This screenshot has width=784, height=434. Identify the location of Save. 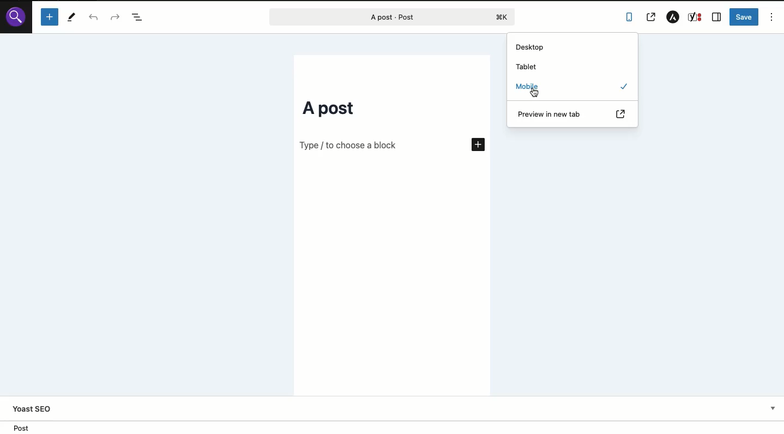
(744, 16).